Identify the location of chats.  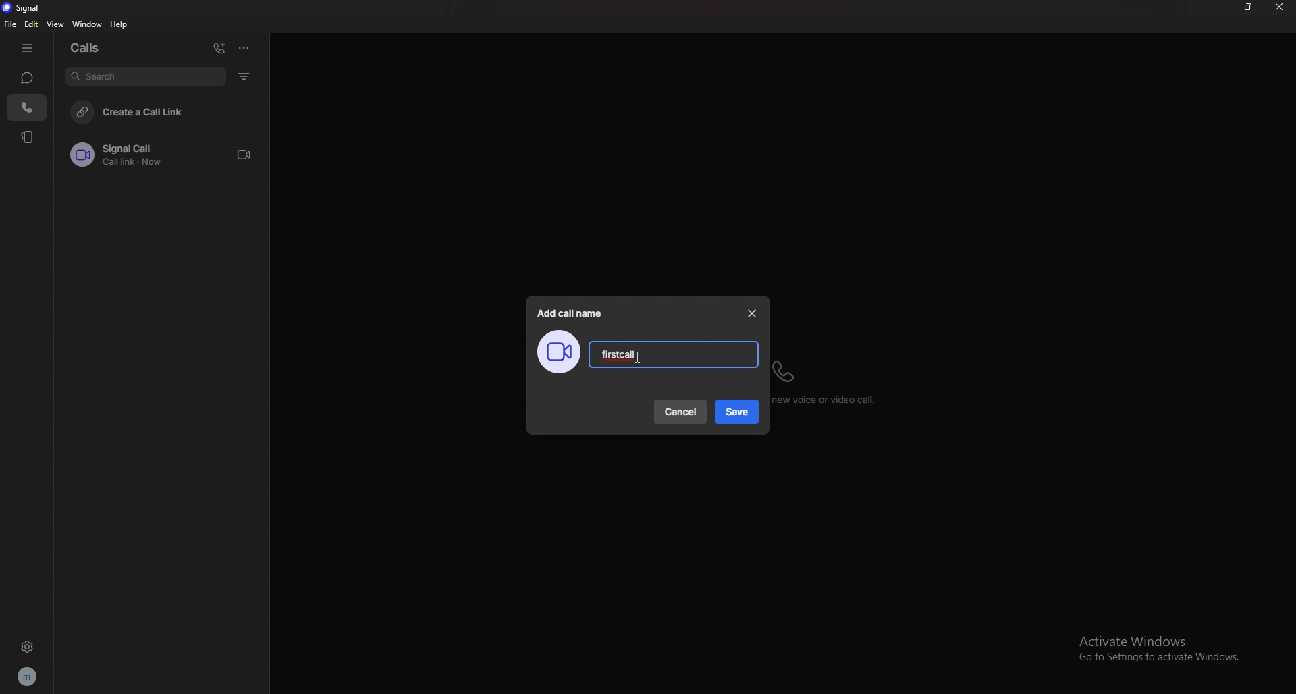
(26, 77).